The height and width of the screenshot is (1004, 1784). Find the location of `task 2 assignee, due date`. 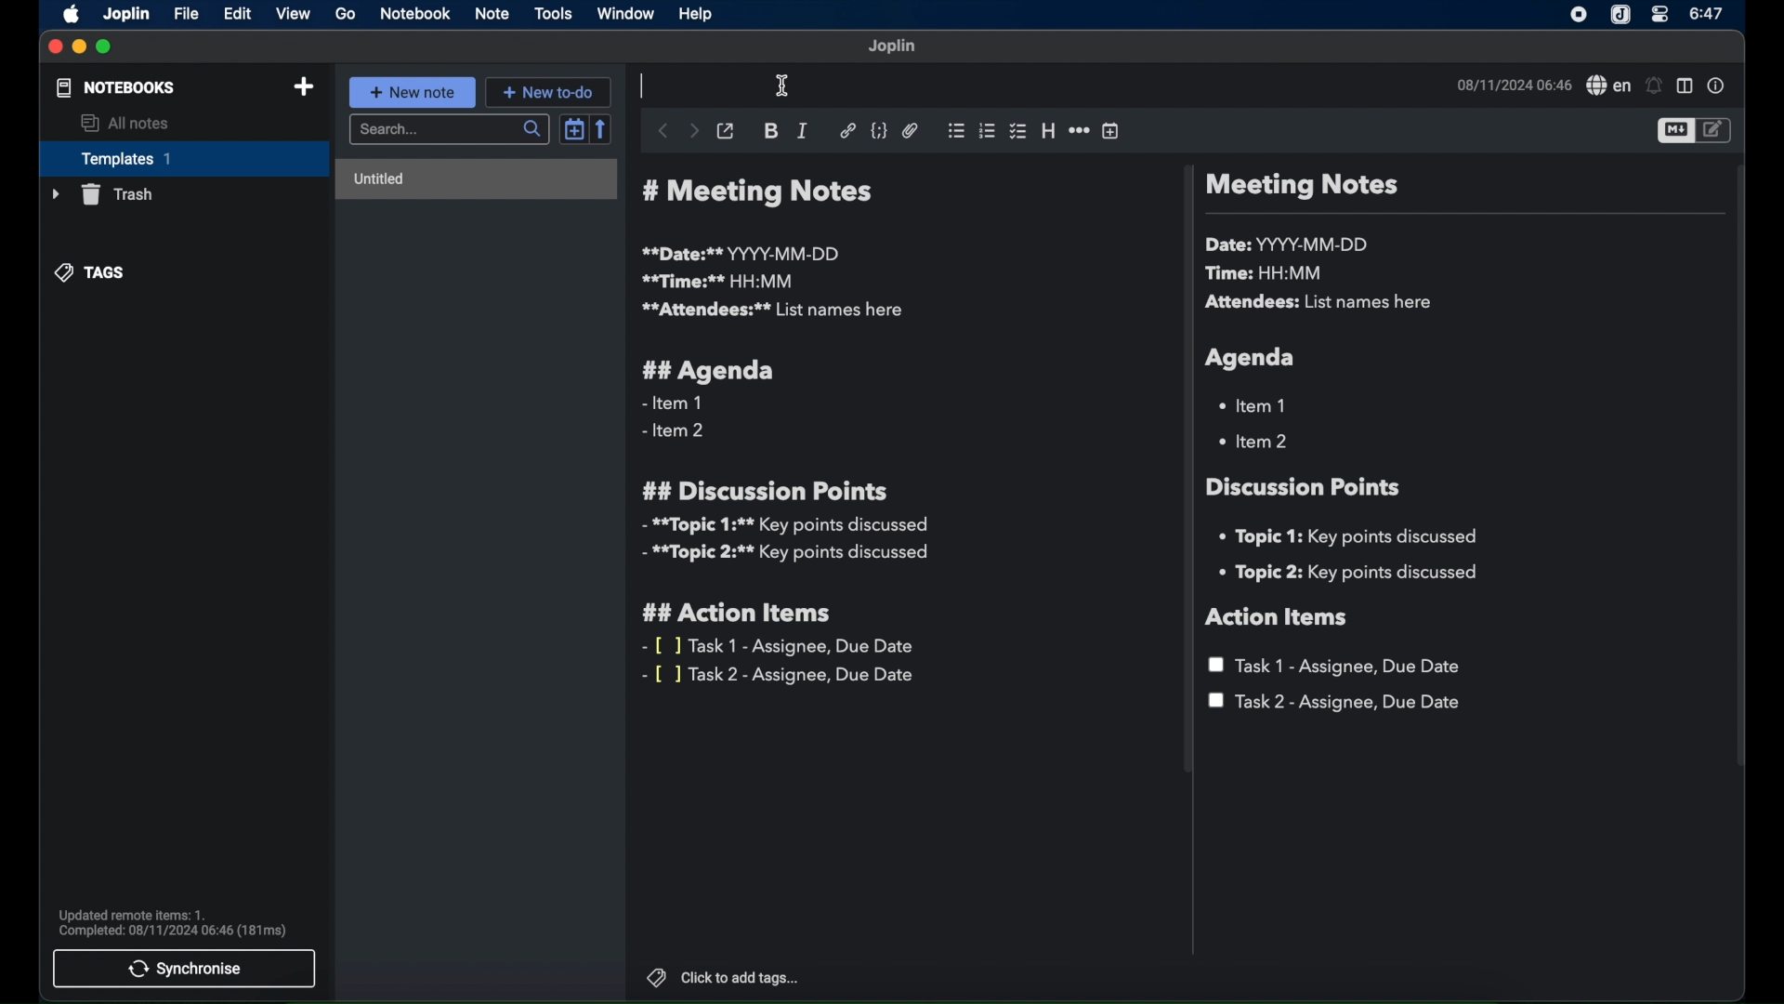

task 2 assignee, due date is located at coordinates (1335, 703).